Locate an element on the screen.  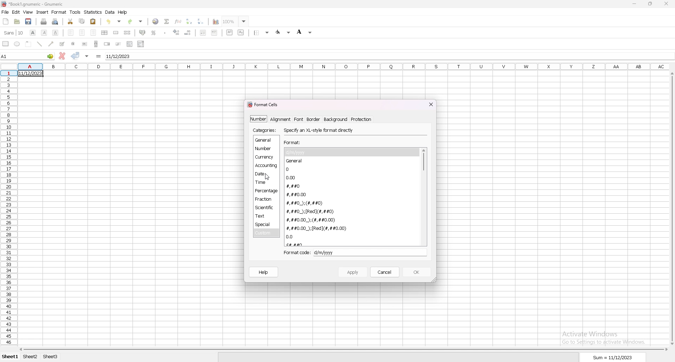
text is located at coordinates (266, 216).